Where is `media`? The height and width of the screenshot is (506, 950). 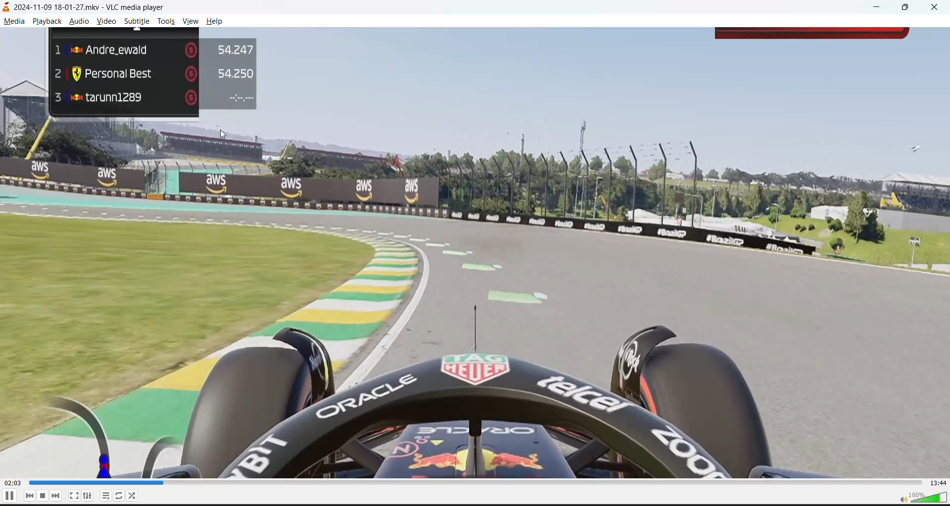
media is located at coordinates (14, 22).